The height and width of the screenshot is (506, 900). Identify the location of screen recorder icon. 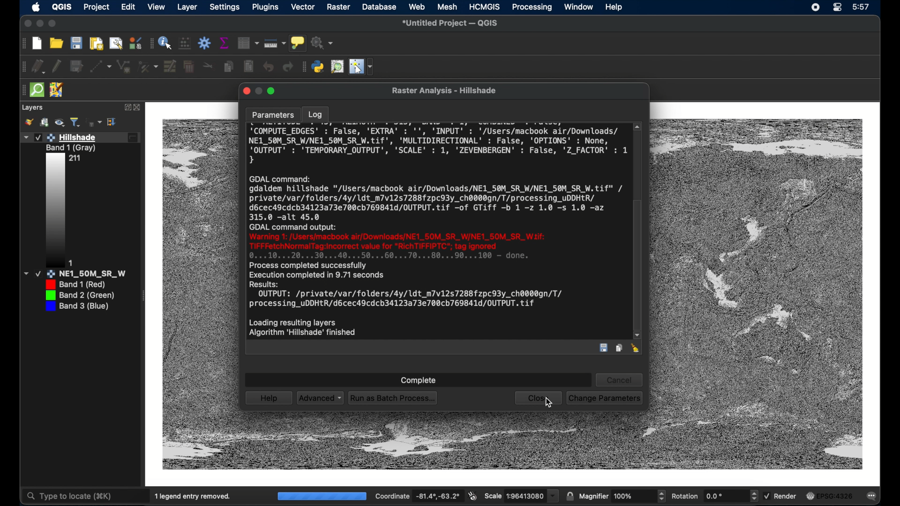
(815, 8).